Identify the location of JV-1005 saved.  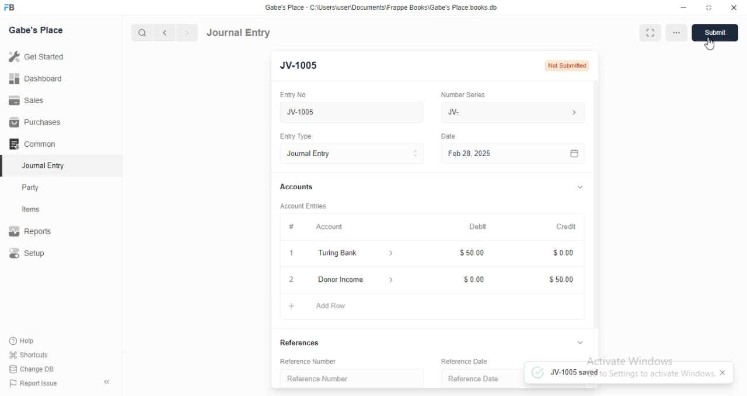
(629, 372).